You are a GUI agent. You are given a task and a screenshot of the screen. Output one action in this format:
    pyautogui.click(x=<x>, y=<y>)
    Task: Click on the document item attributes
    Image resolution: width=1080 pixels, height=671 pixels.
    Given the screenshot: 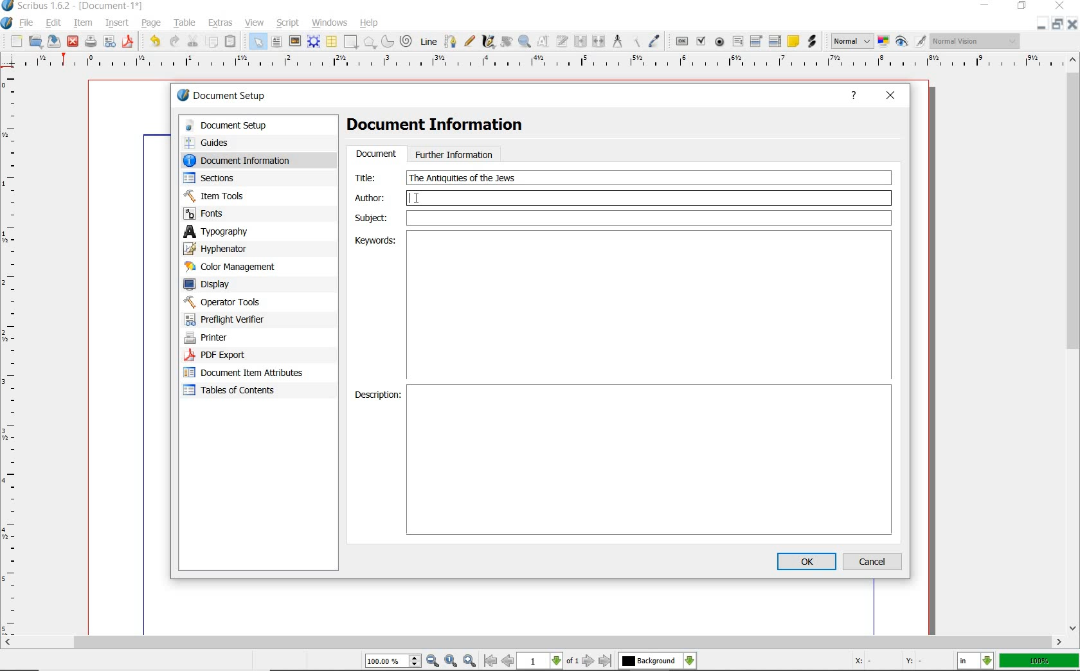 What is the action you would take?
    pyautogui.click(x=248, y=374)
    